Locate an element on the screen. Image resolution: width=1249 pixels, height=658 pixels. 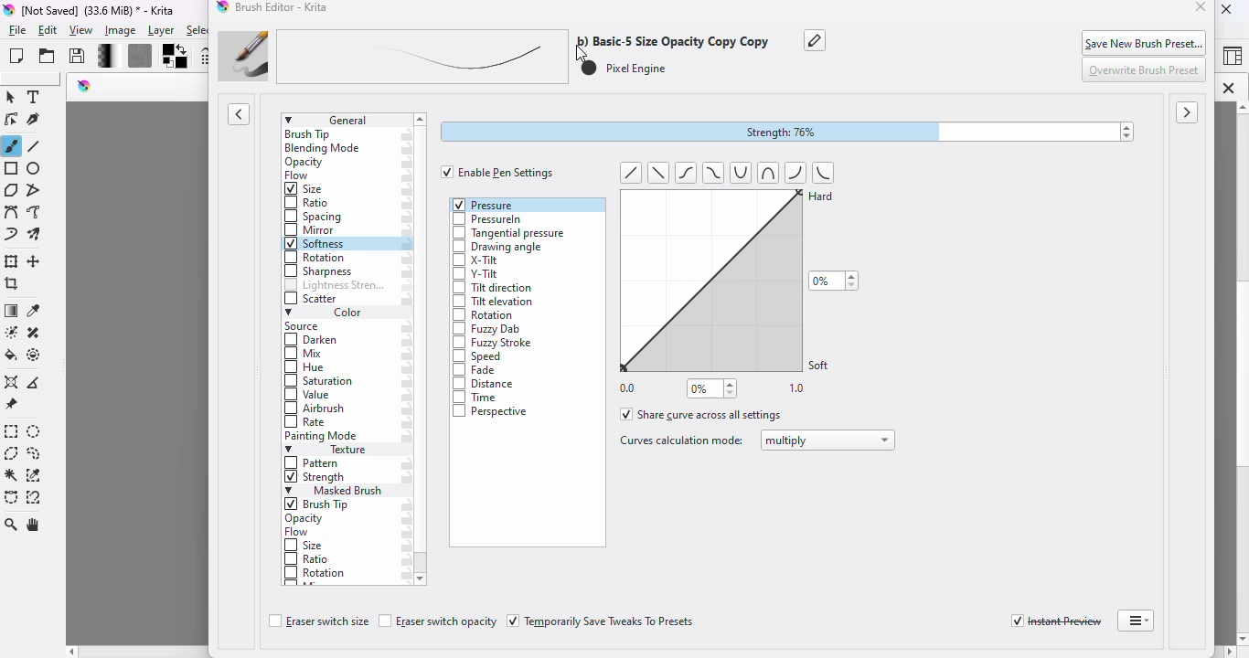
brush preset name is located at coordinates (488, 57).